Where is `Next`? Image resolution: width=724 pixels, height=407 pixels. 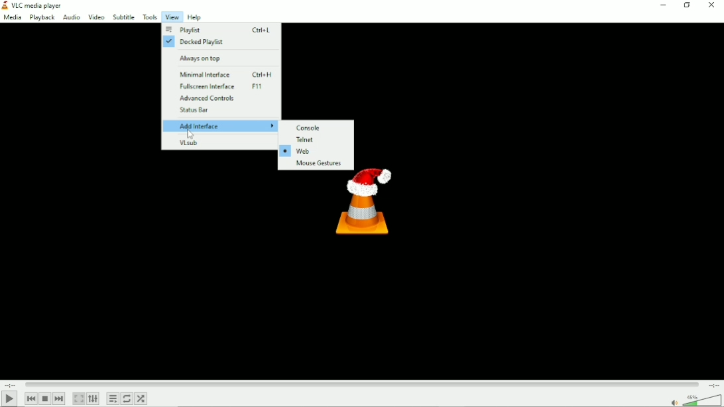 Next is located at coordinates (59, 399).